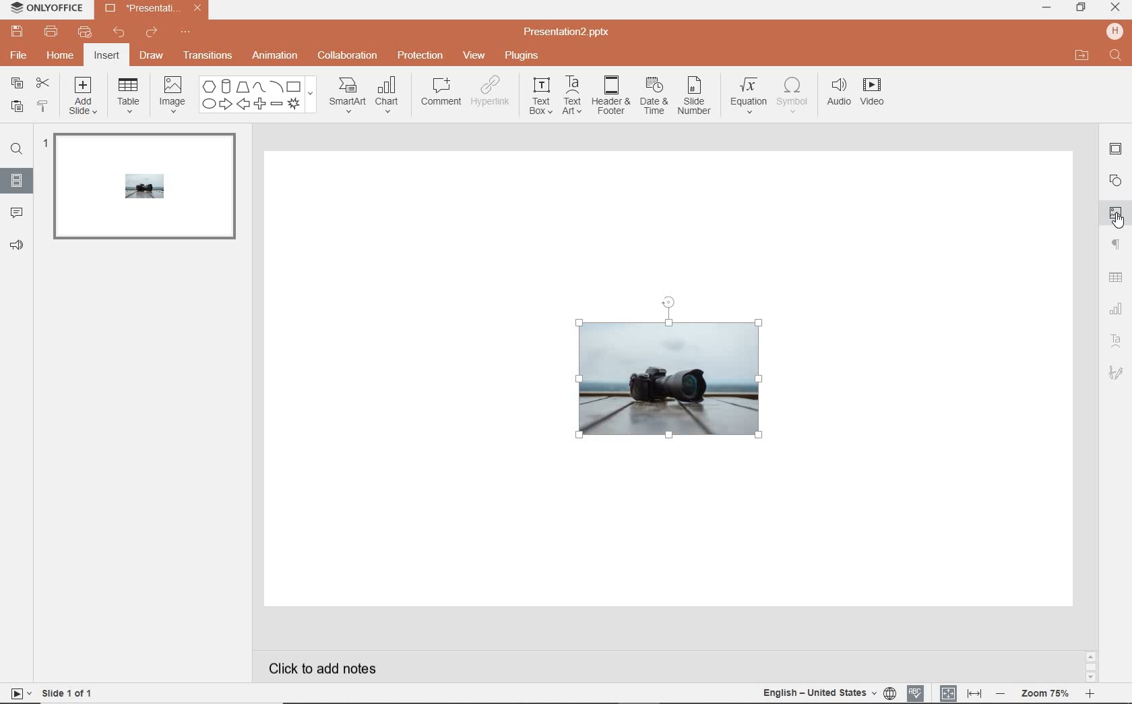 The image size is (1132, 704). What do you see at coordinates (17, 246) in the screenshot?
I see `feedback & support` at bounding box center [17, 246].